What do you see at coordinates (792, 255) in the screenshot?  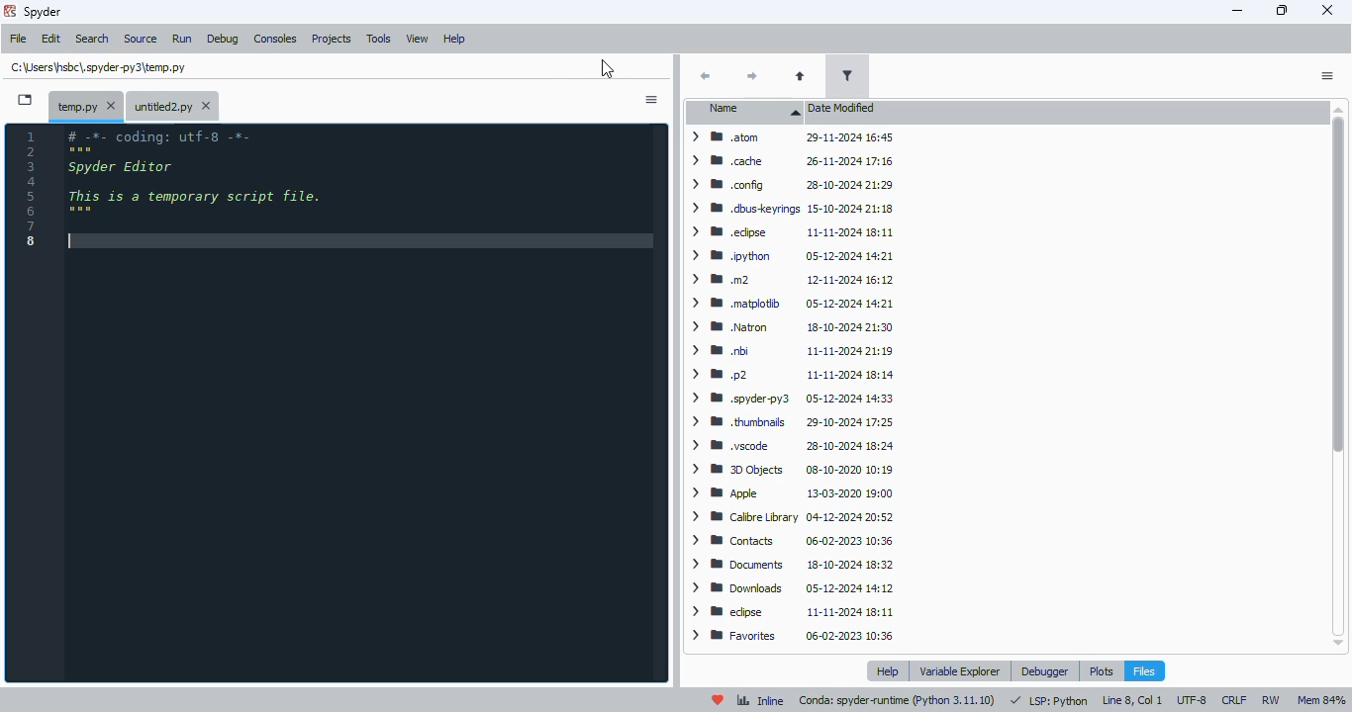 I see `> WM python 05-12-2024 14:21` at bounding box center [792, 255].